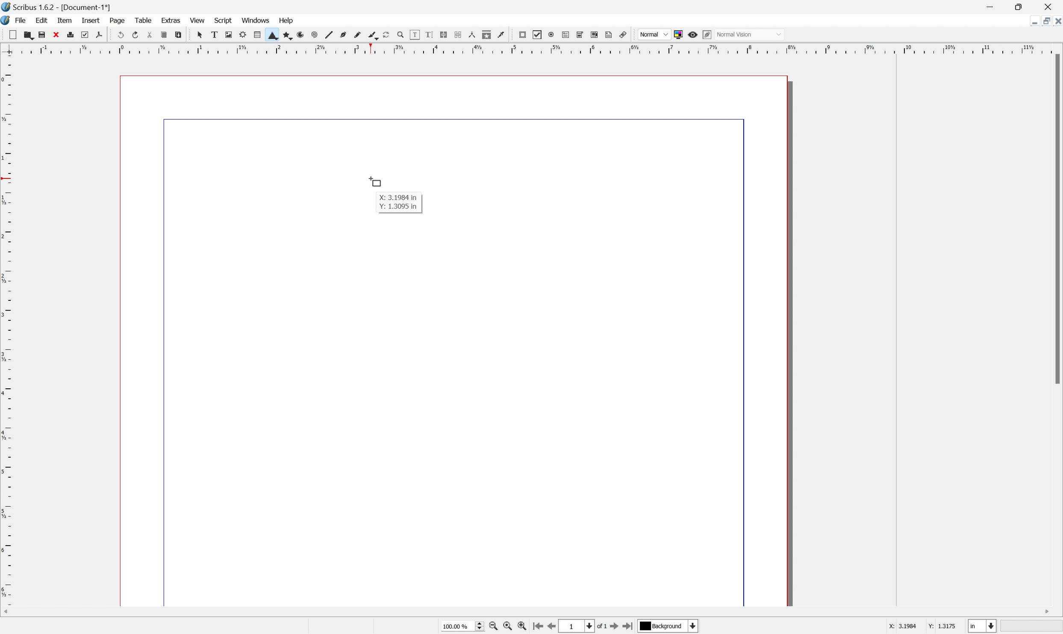 Image resolution: width=1063 pixels, height=634 pixels. I want to click on Scale, so click(7, 331).